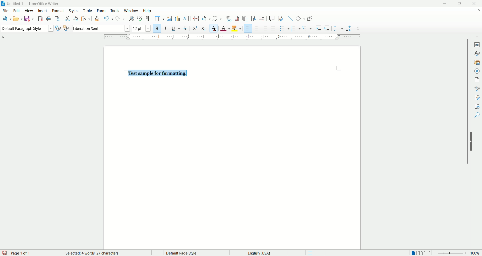  What do you see at coordinates (17, 19) in the screenshot?
I see `open` at bounding box center [17, 19].